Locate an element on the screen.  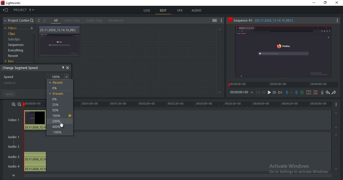
pin this object here is located at coordinates (62, 67).